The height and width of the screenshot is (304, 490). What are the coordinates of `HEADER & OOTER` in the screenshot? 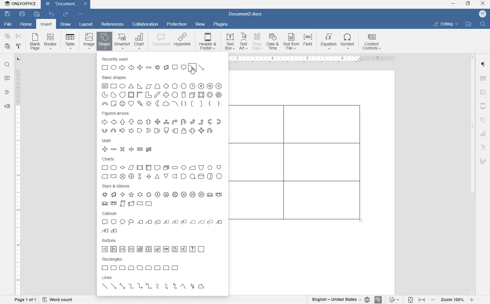 It's located at (208, 42).